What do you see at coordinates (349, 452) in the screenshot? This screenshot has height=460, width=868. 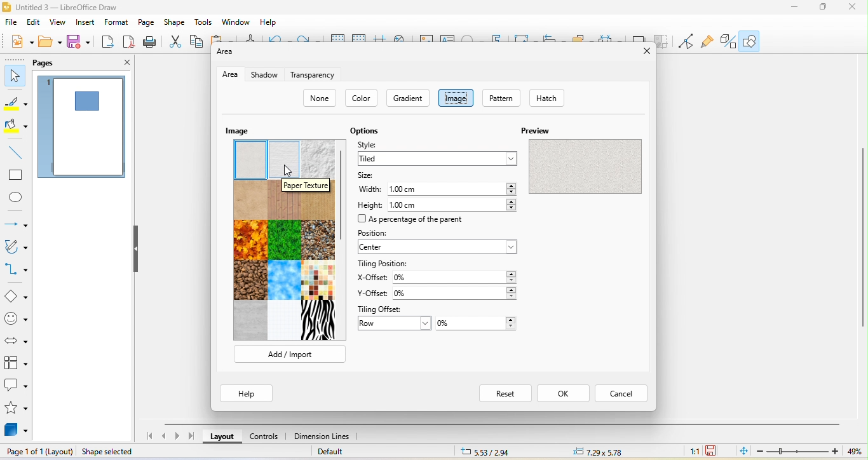 I see `default` at bounding box center [349, 452].